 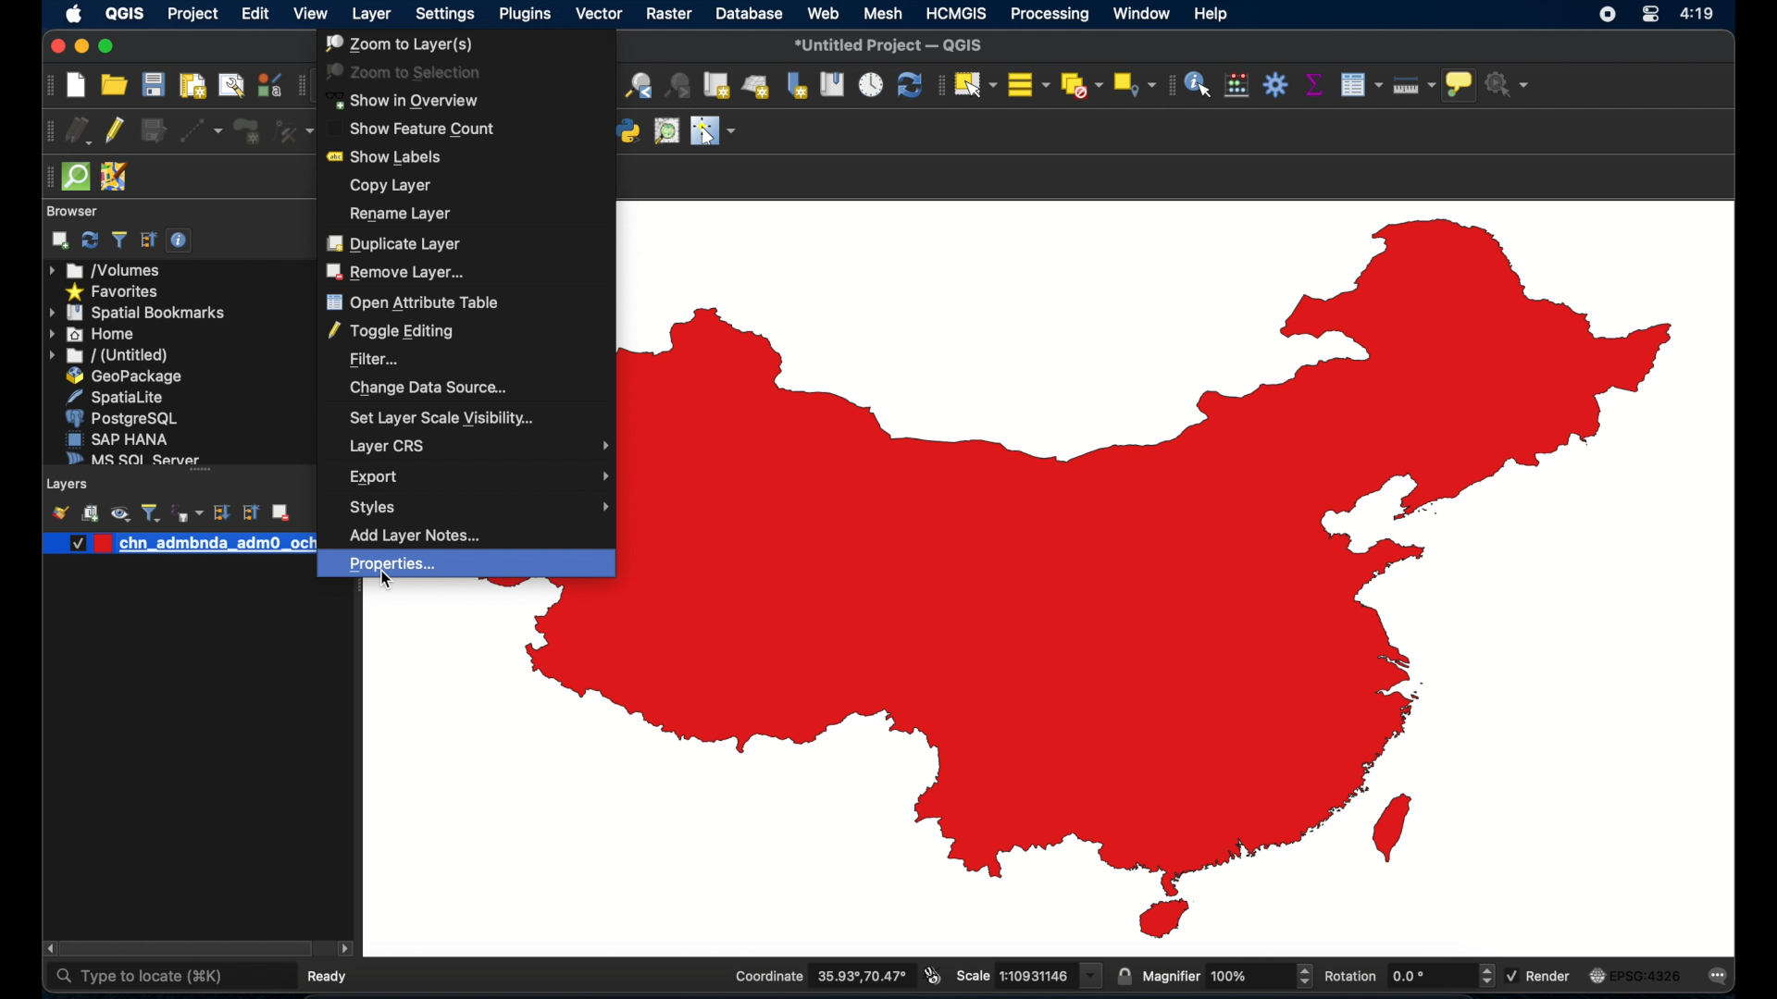 What do you see at coordinates (149, 240) in the screenshot?
I see `collapse all` at bounding box center [149, 240].